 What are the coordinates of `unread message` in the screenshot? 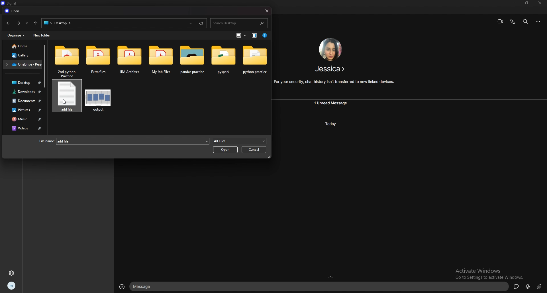 It's located at (331, 103).